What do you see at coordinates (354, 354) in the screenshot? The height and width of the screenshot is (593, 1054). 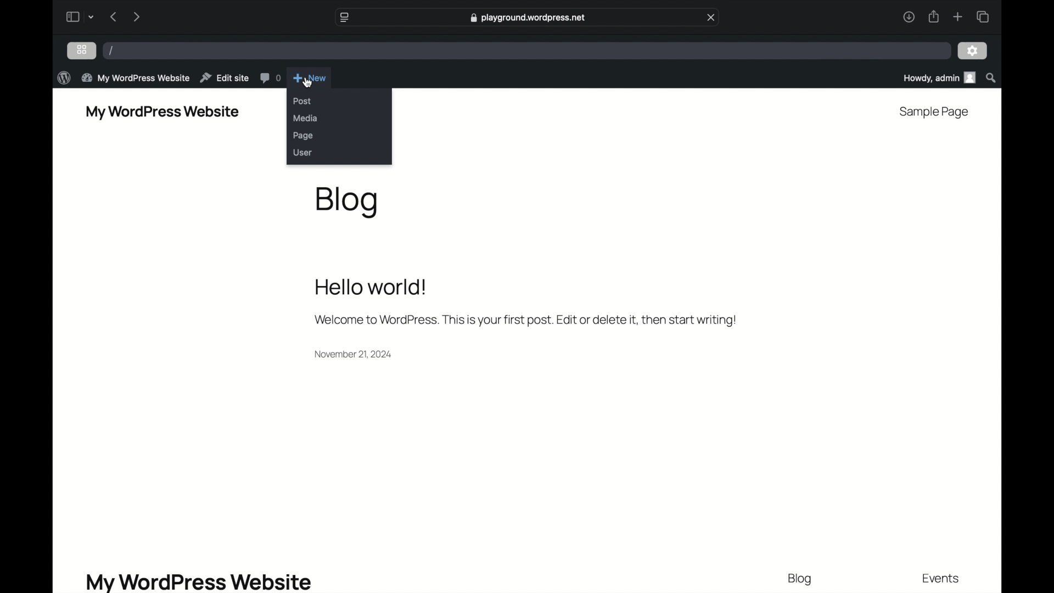 I see `date` at bounding box center [354, 354].